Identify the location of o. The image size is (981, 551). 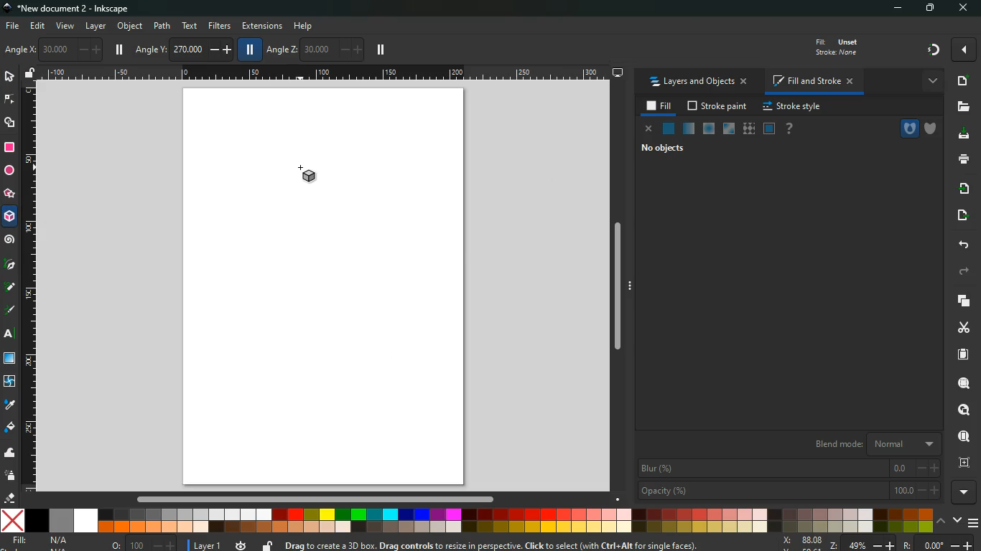
(141, 544).